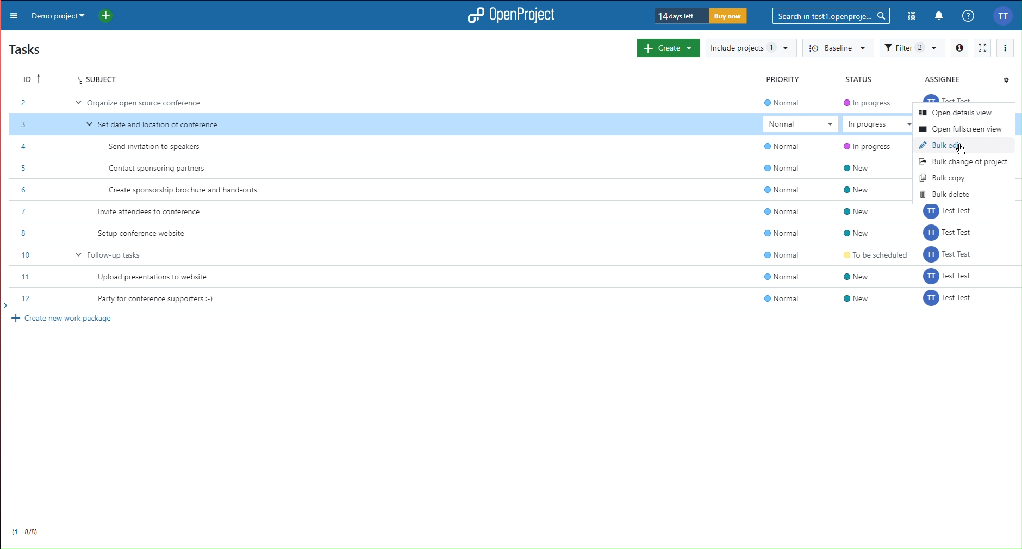  Describe the element at coordinates (982, 48) in the screenshot. I see `Fullscreen` at that location.